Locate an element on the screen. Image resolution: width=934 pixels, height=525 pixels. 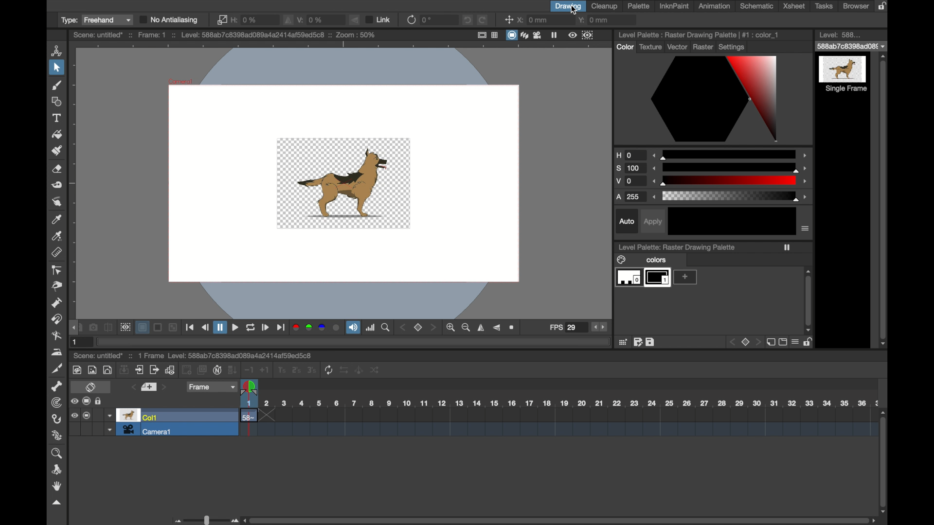
eye and pause is located at coordinates (85, 419).